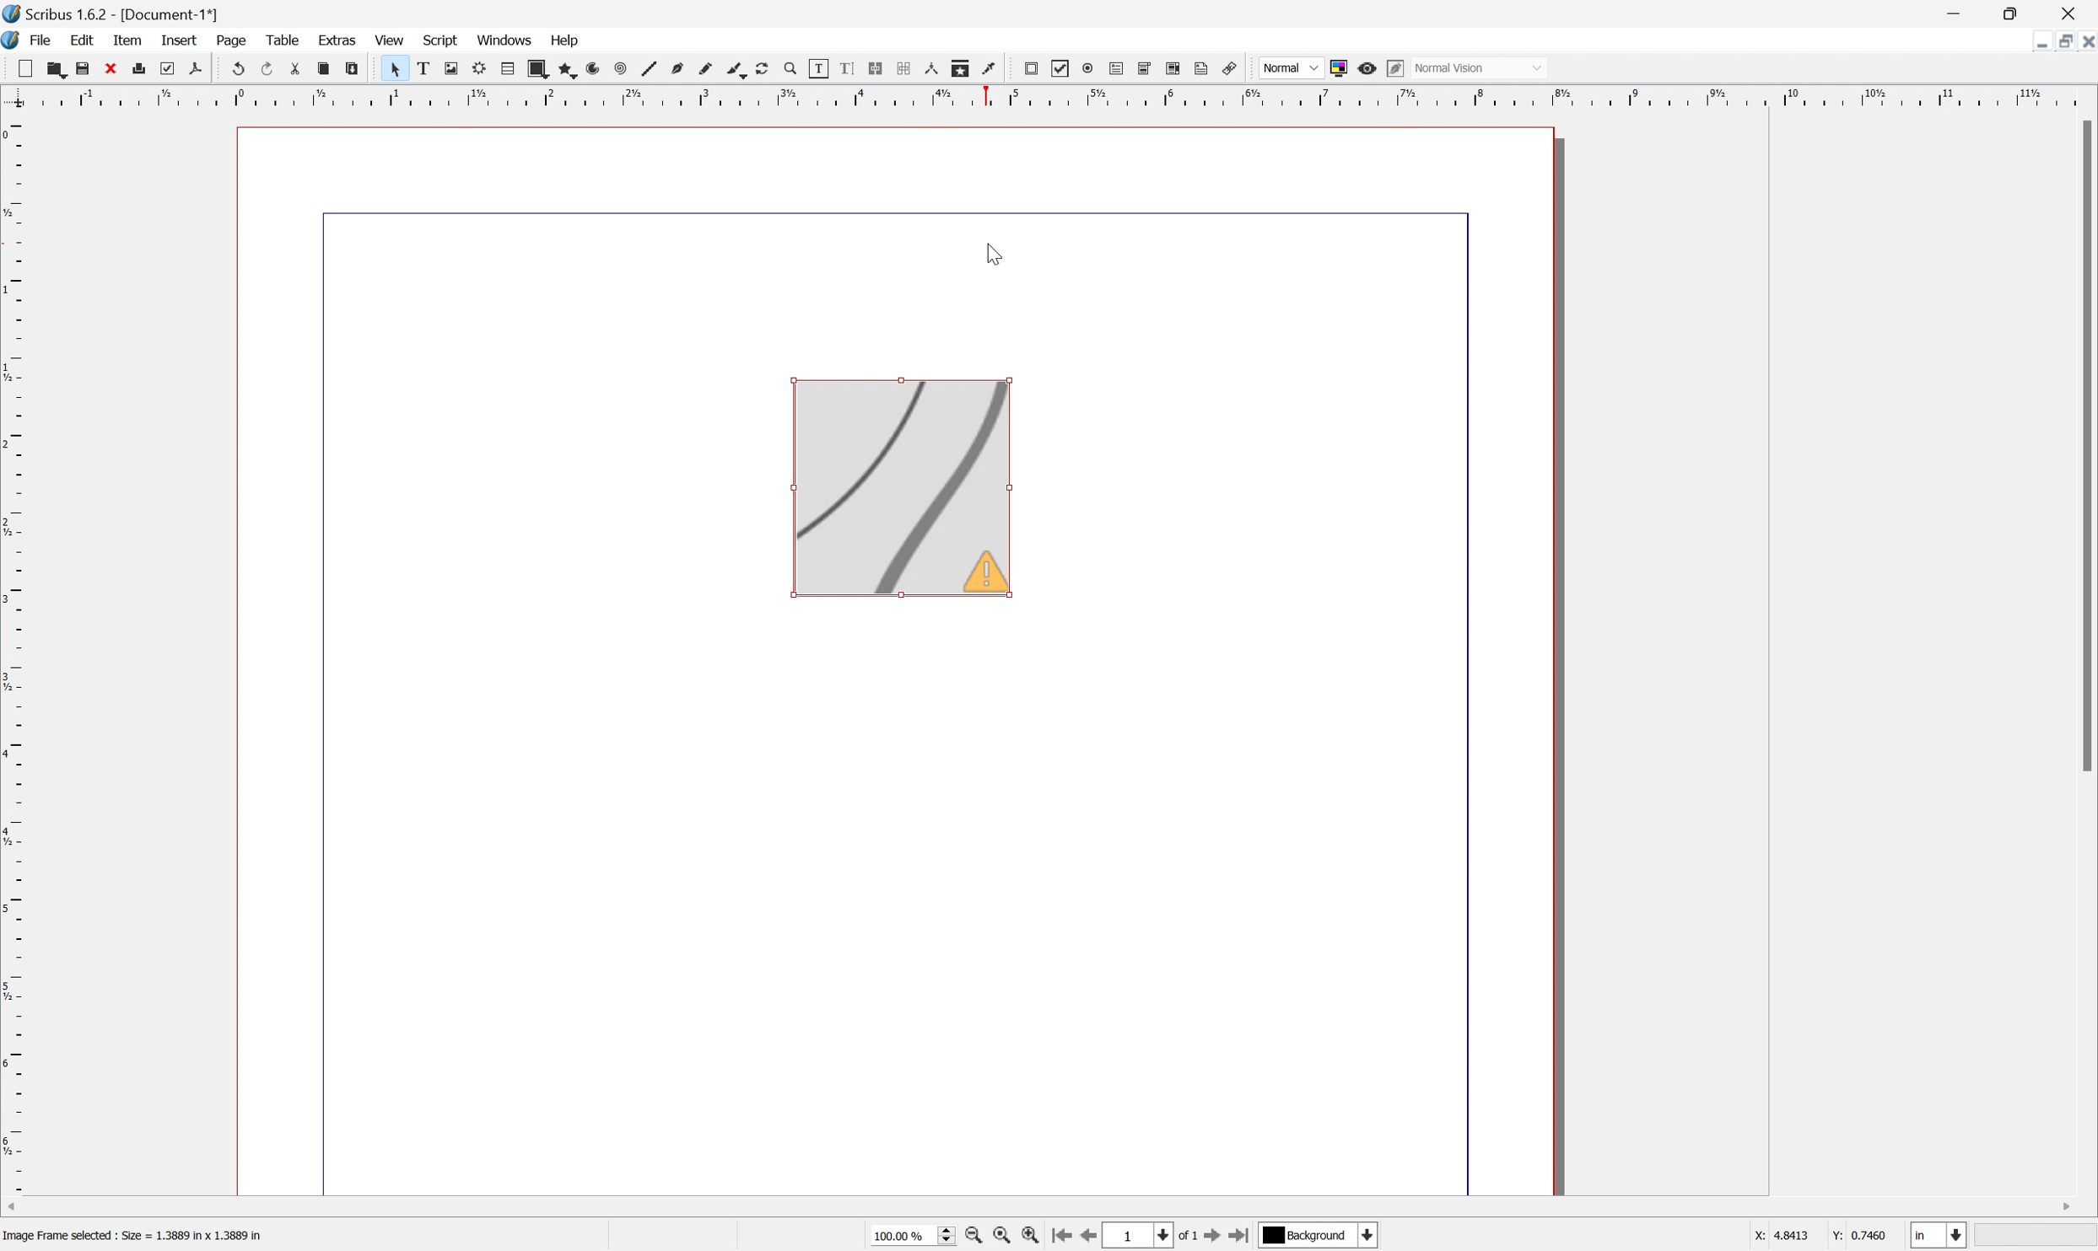 The height and width of the screenshot is (1251, 2098). What do you see at coordinates (505, 39) in the screenshot?
I see `Windows` at bounding box center [505, 39].